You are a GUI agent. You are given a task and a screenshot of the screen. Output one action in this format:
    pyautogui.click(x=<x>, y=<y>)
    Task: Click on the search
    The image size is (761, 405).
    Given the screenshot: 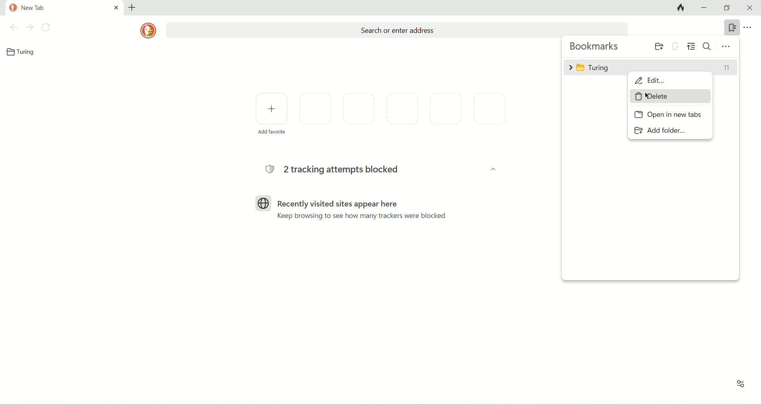 What is the action you would take?
    pyautogui.click(x=708, y=46)
    